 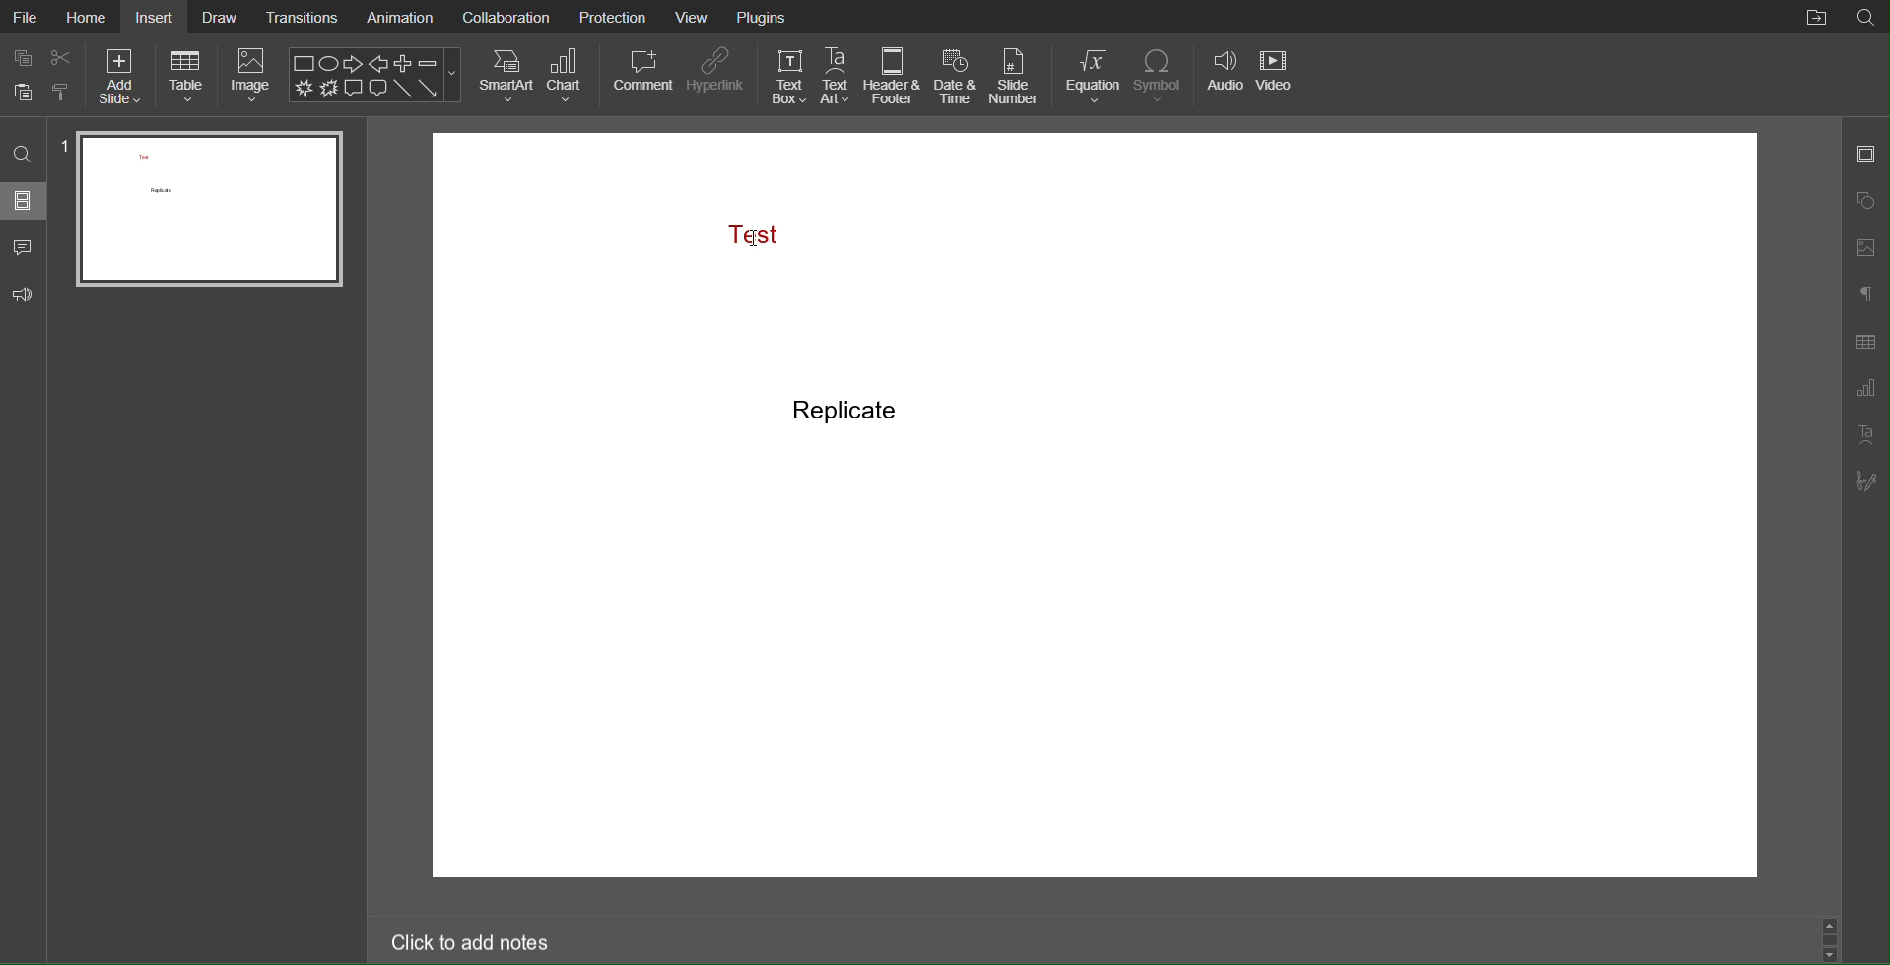 I want to click on Table Settings, so click(x=1866, y=342).